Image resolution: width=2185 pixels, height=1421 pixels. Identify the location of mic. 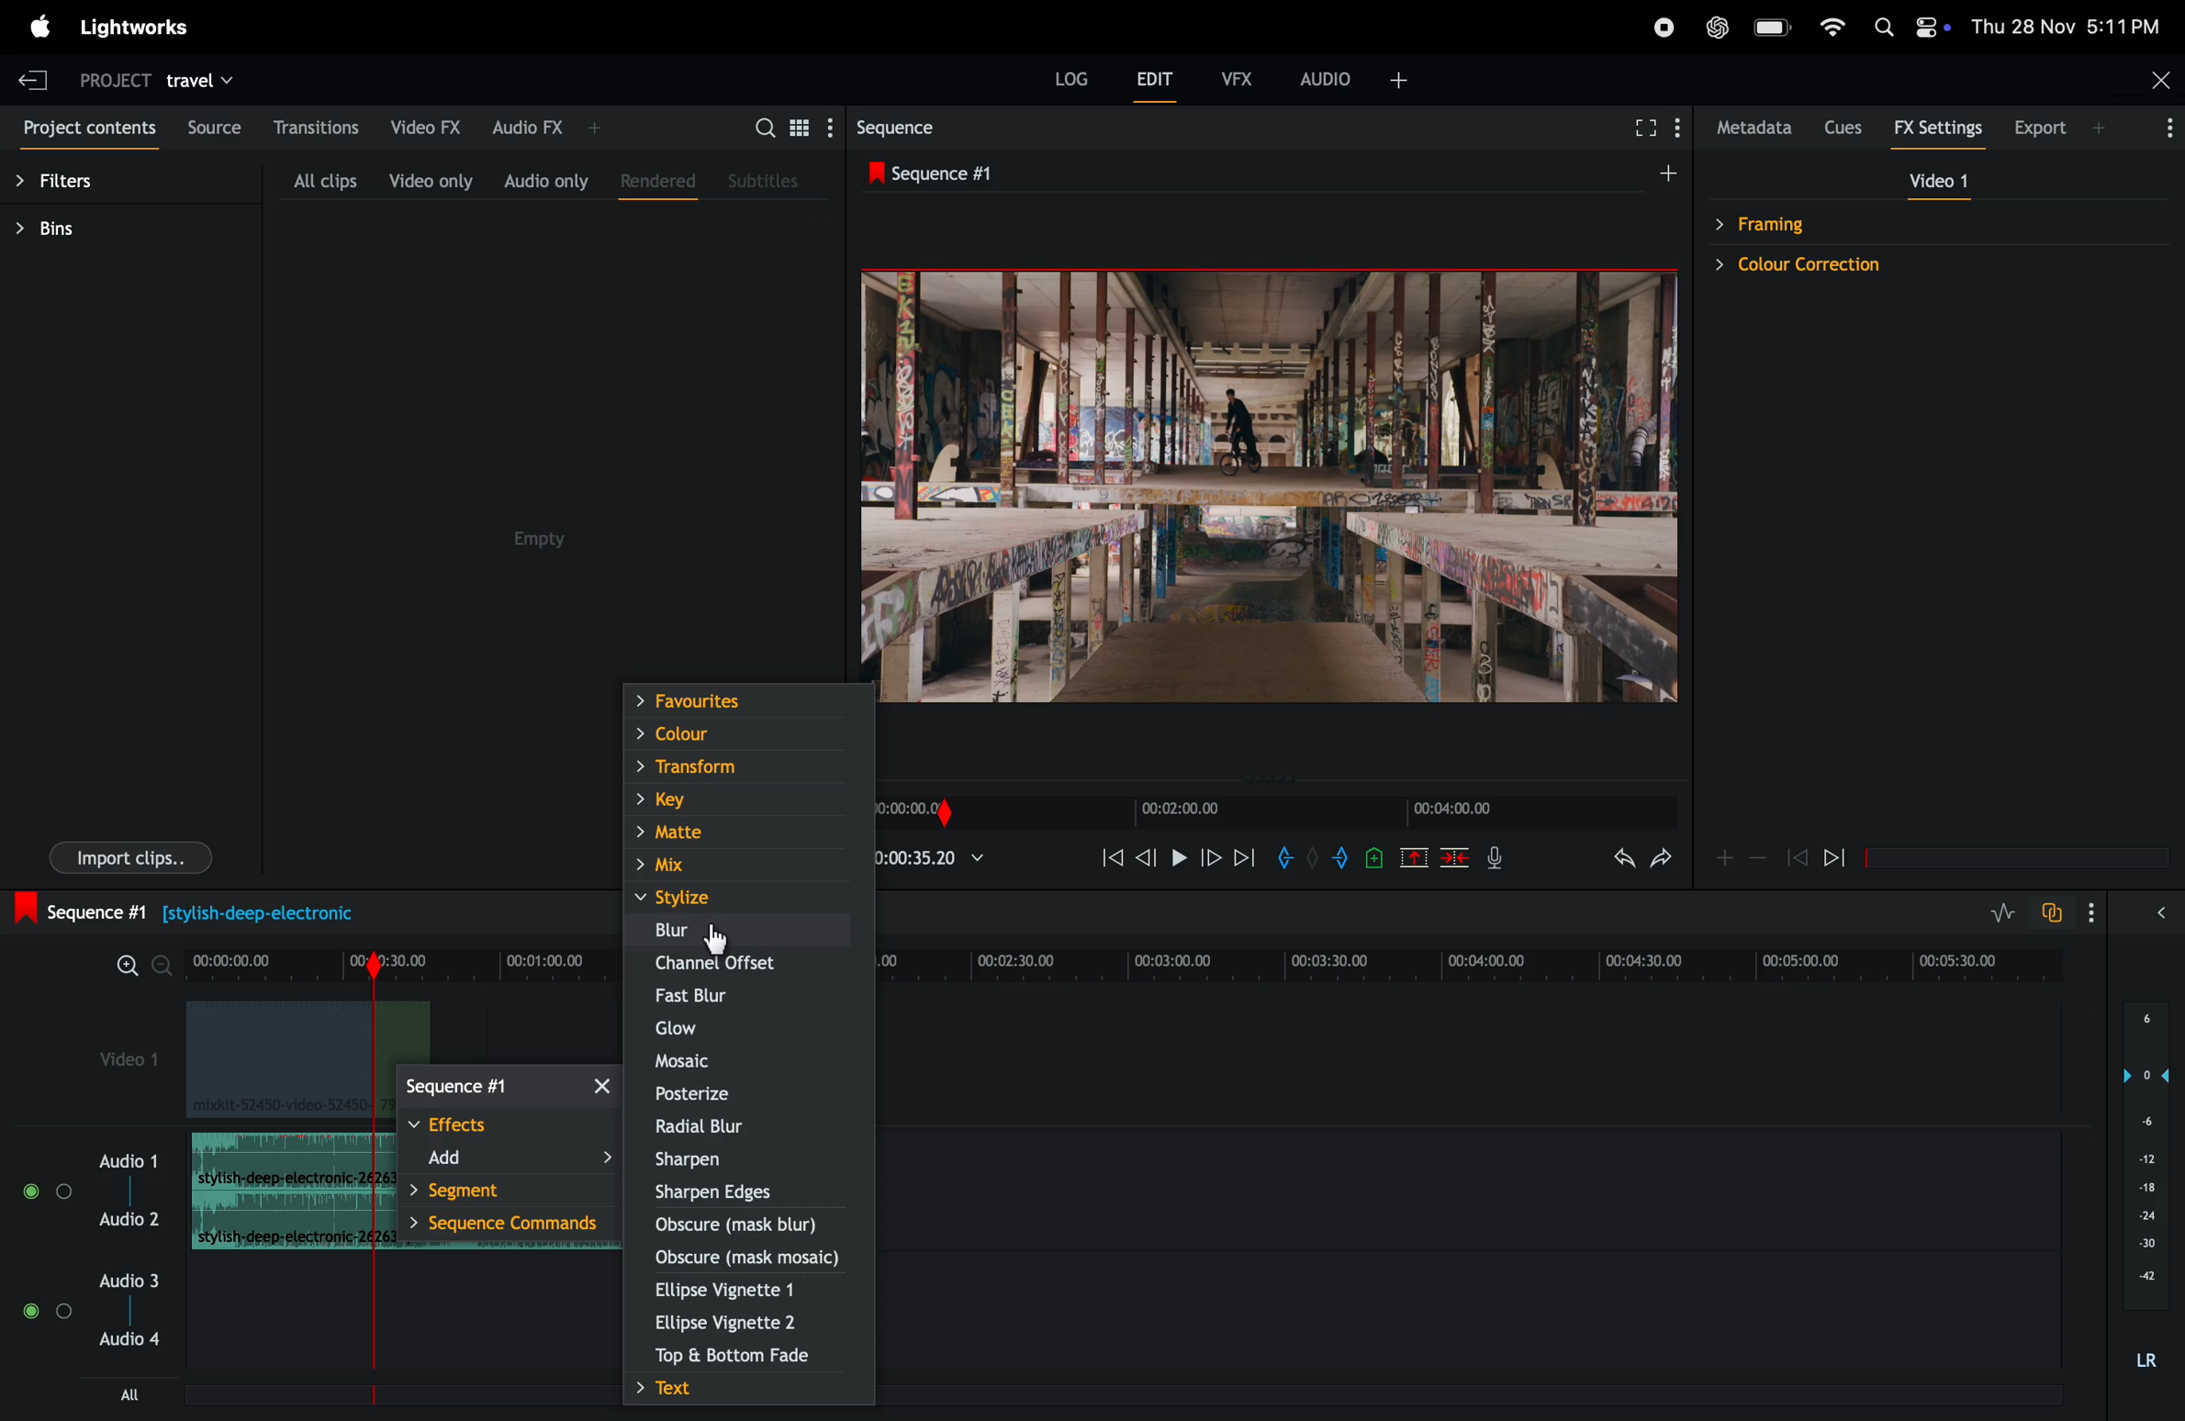
(1501, 860).